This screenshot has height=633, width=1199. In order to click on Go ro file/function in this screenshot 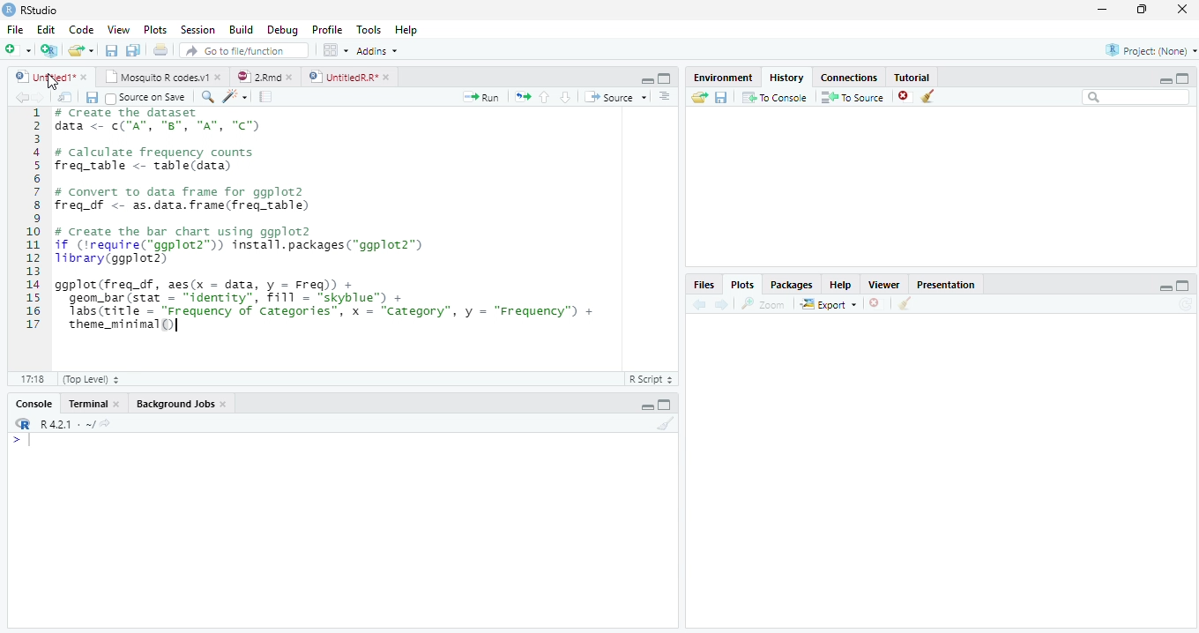, I will do `click(242, 51)`.